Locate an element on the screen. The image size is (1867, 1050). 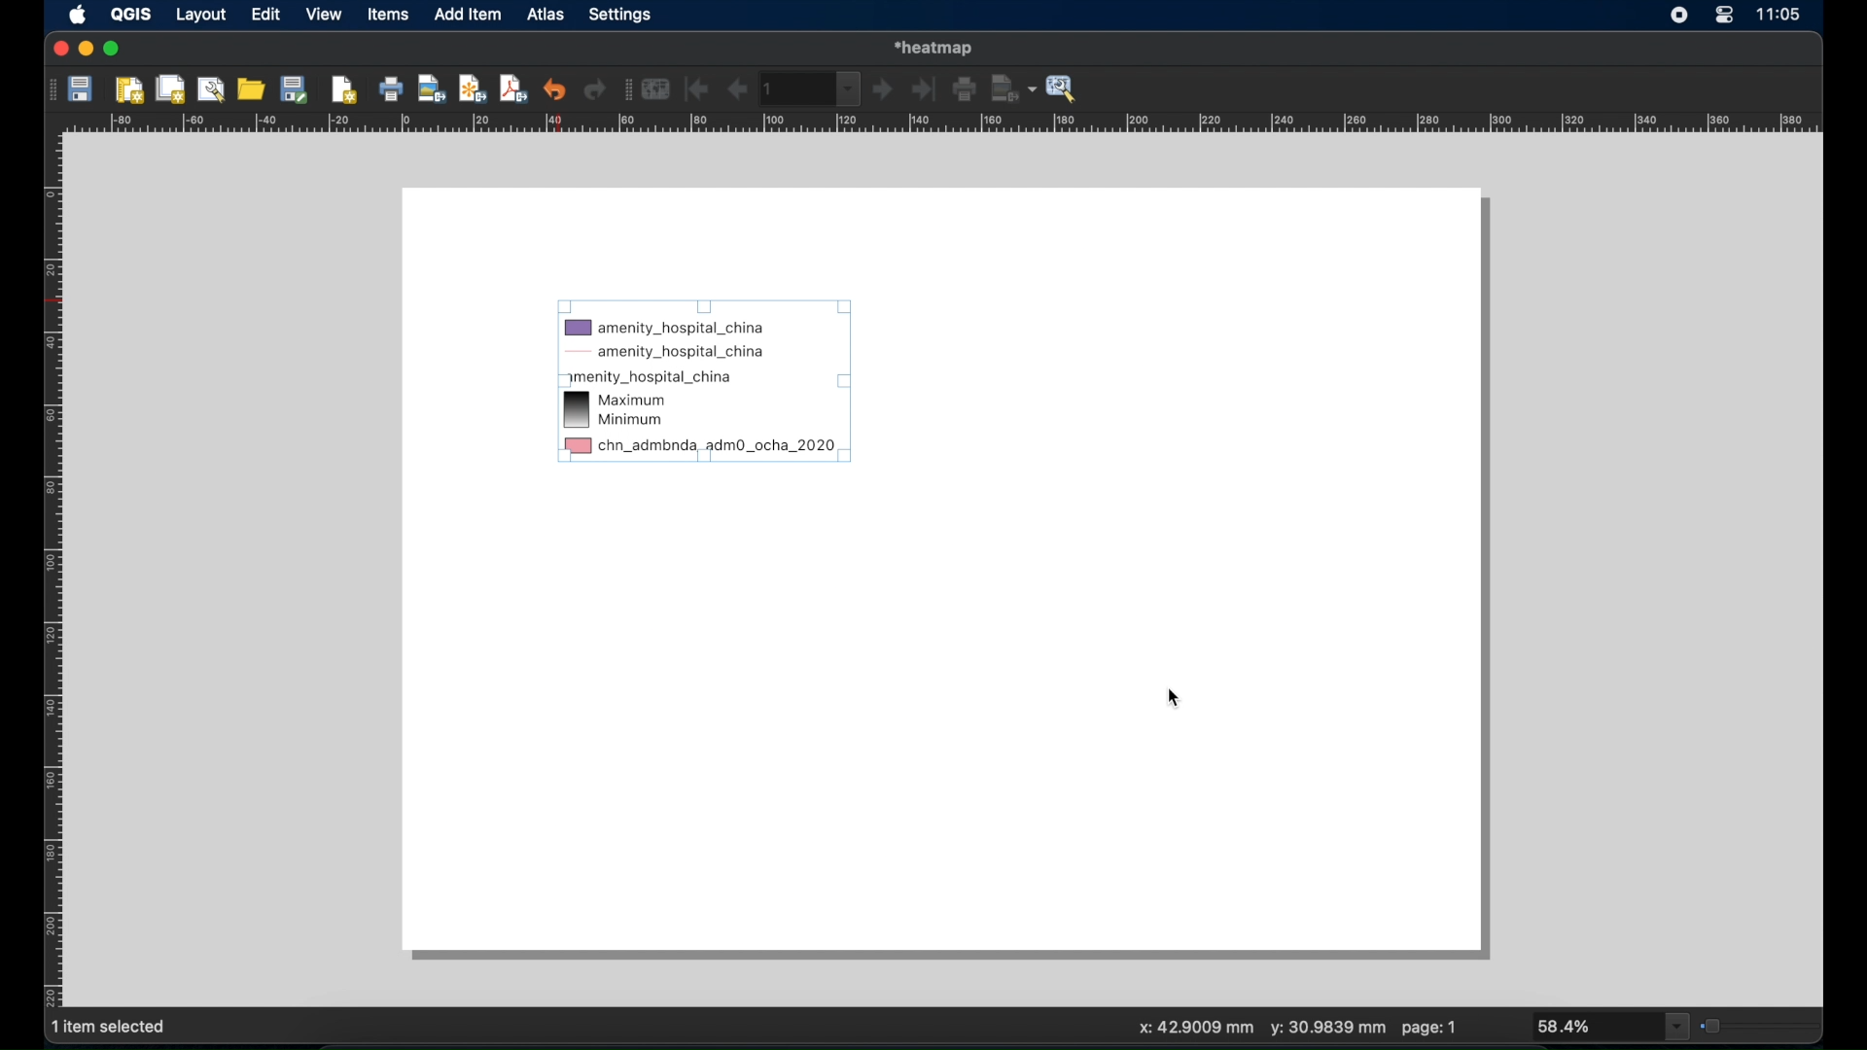
x: mm is located at coordinates (1190, 1030).